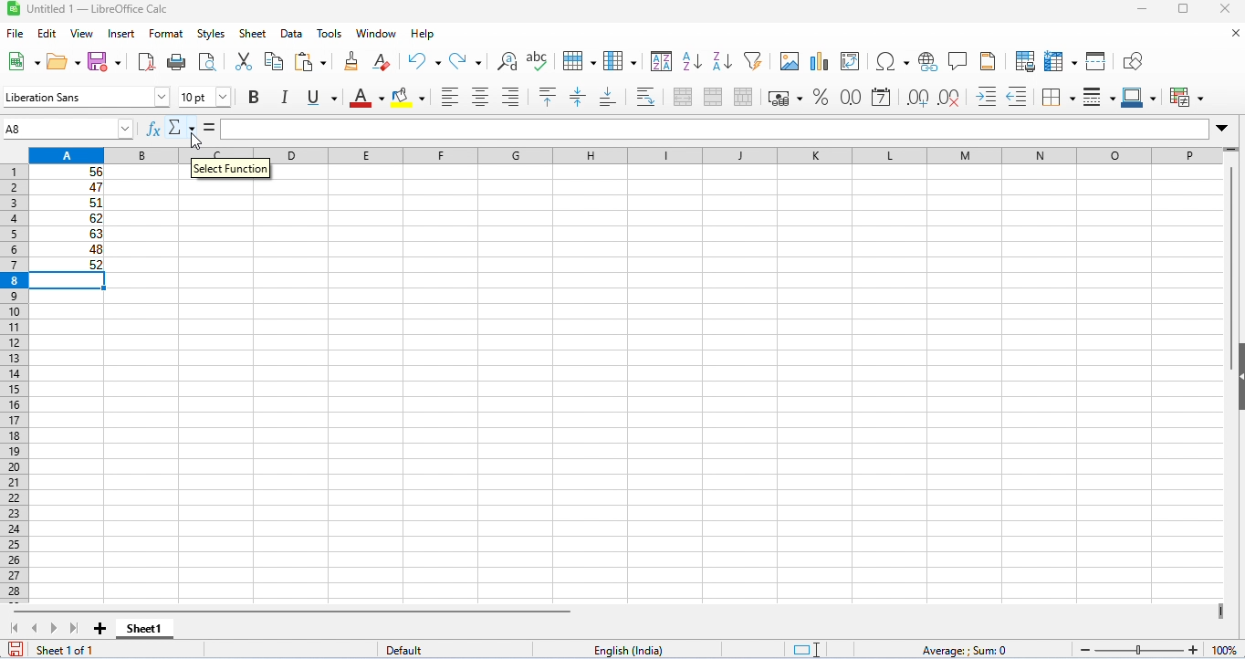  Describe the element at coordinates (987, 95) in the screenshot. I see `increase indent` at that location.